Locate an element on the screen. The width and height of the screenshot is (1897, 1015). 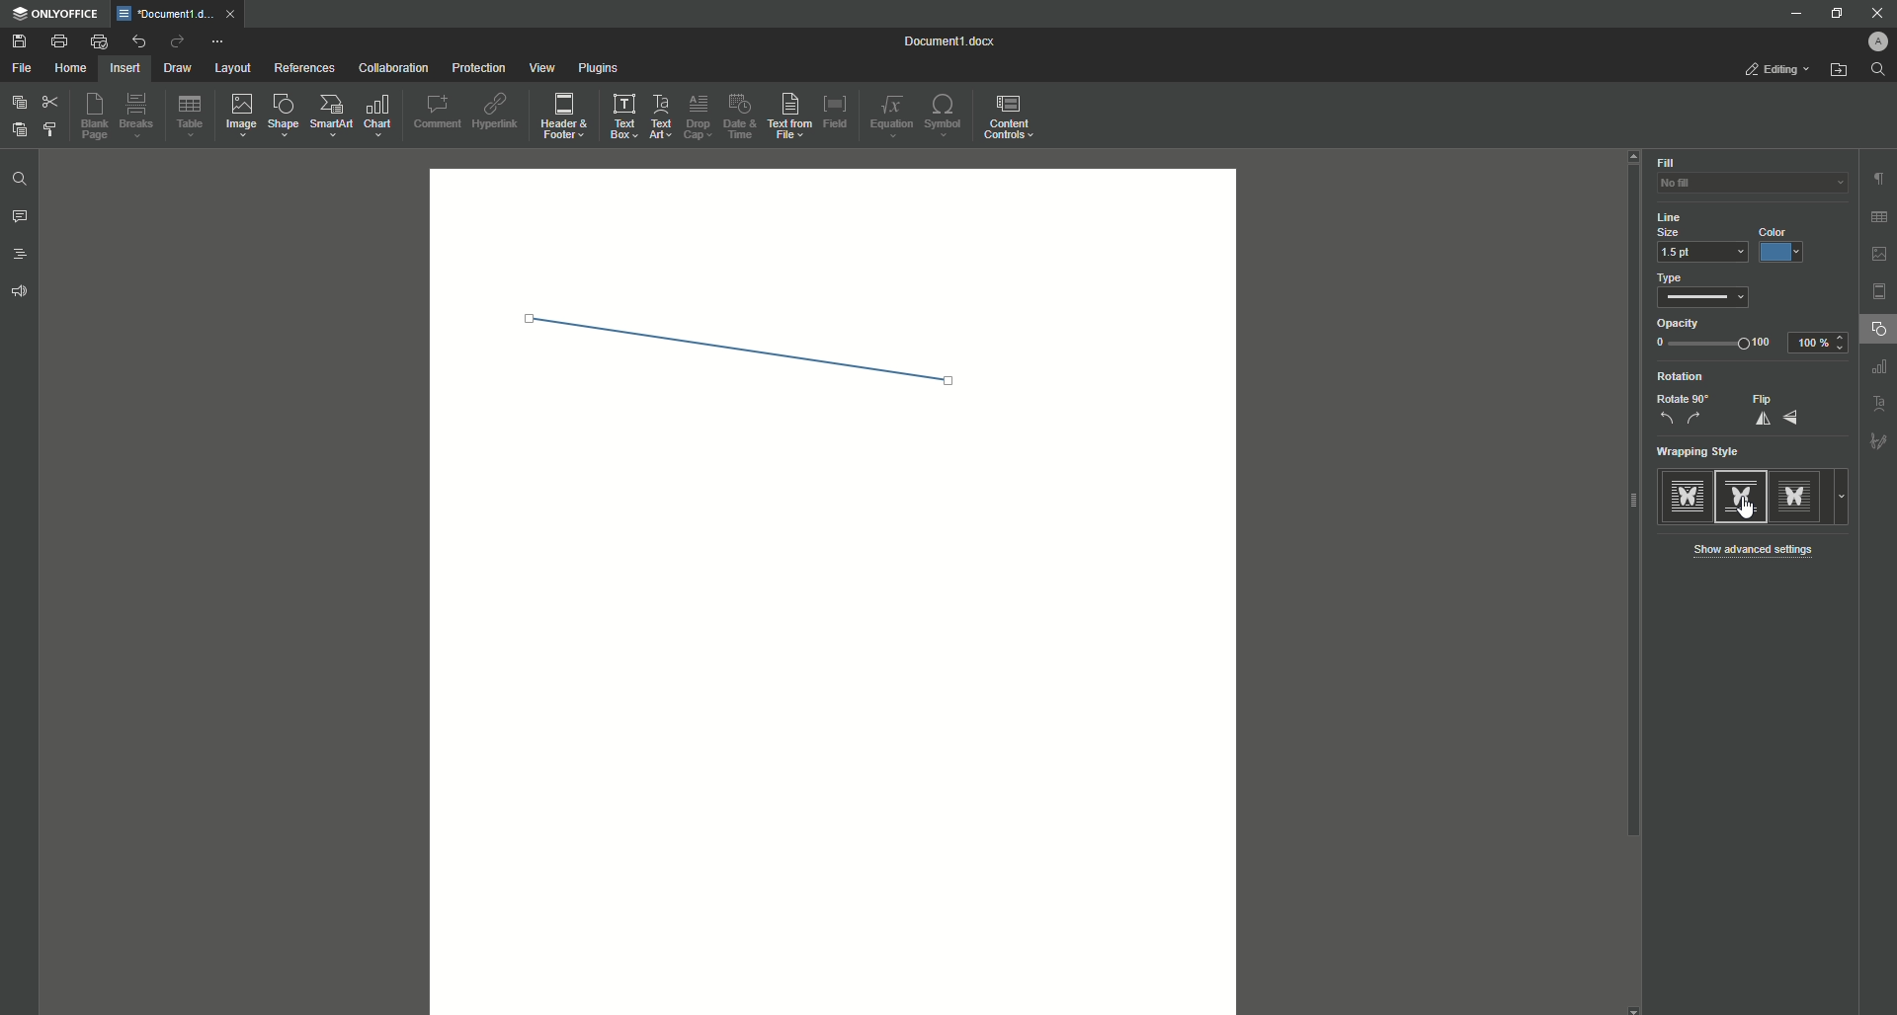
Layout is located at coordinates (231, 69).